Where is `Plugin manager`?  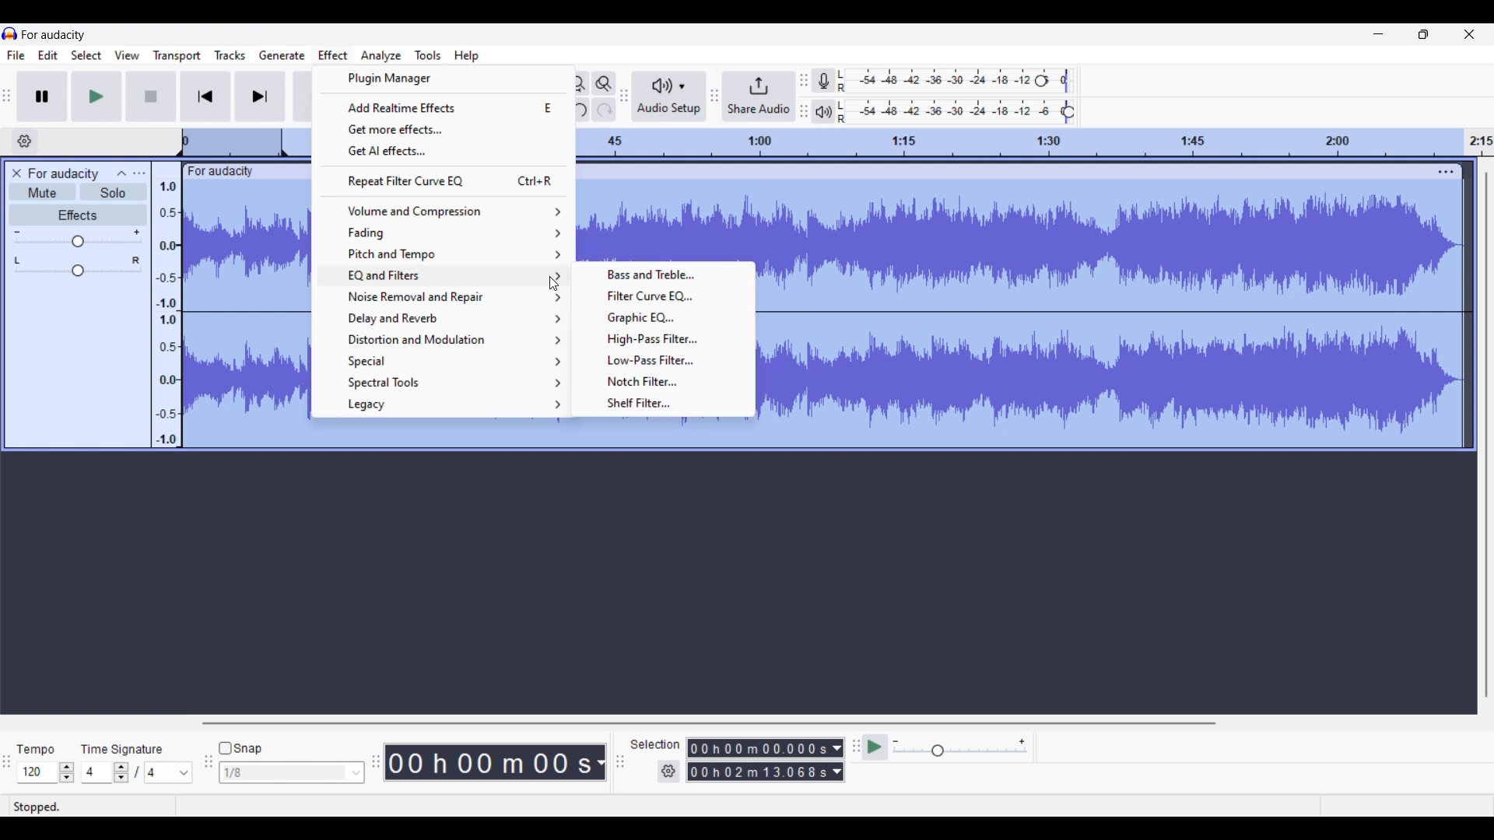 Plugin manager is located at coordinates (443, 79).